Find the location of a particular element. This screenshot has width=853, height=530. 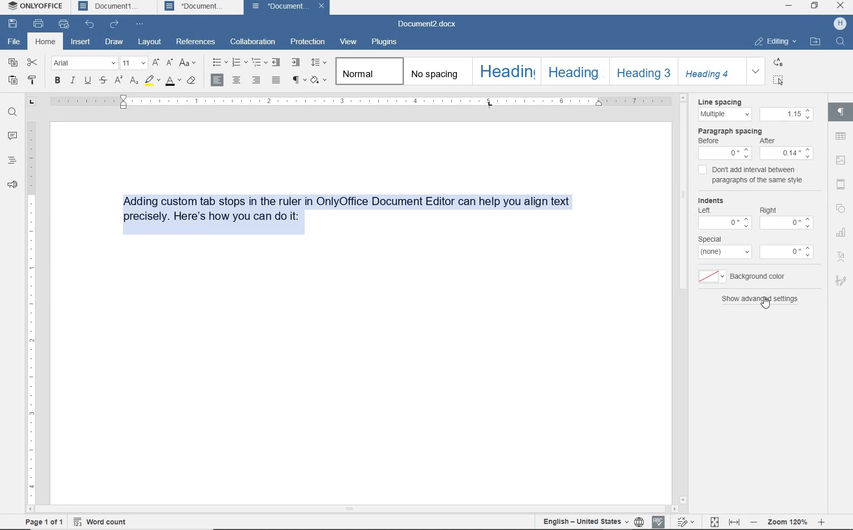

document name is located at coordinates (430, 24).